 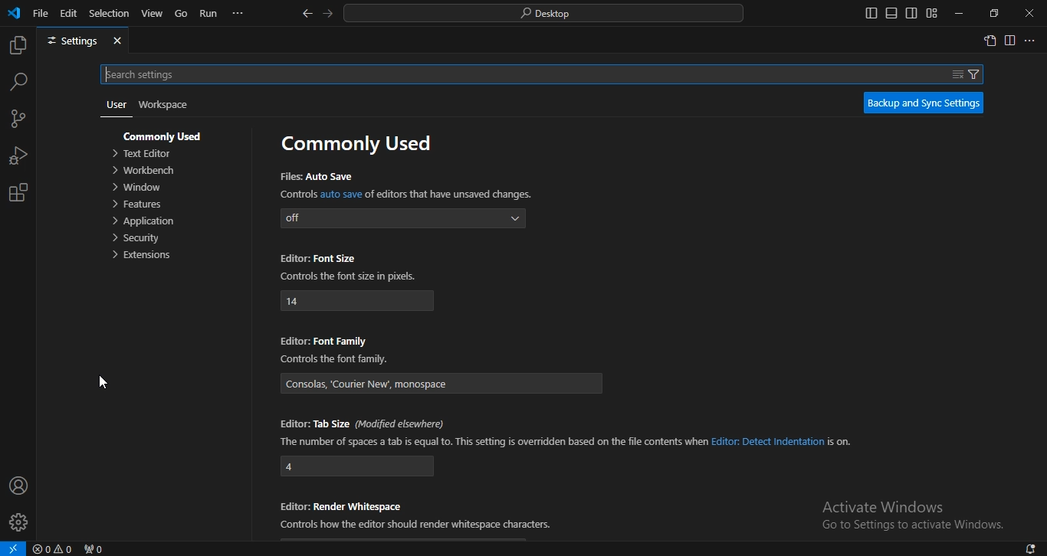 I want to click on commonly used, so click(x=165, y=137).